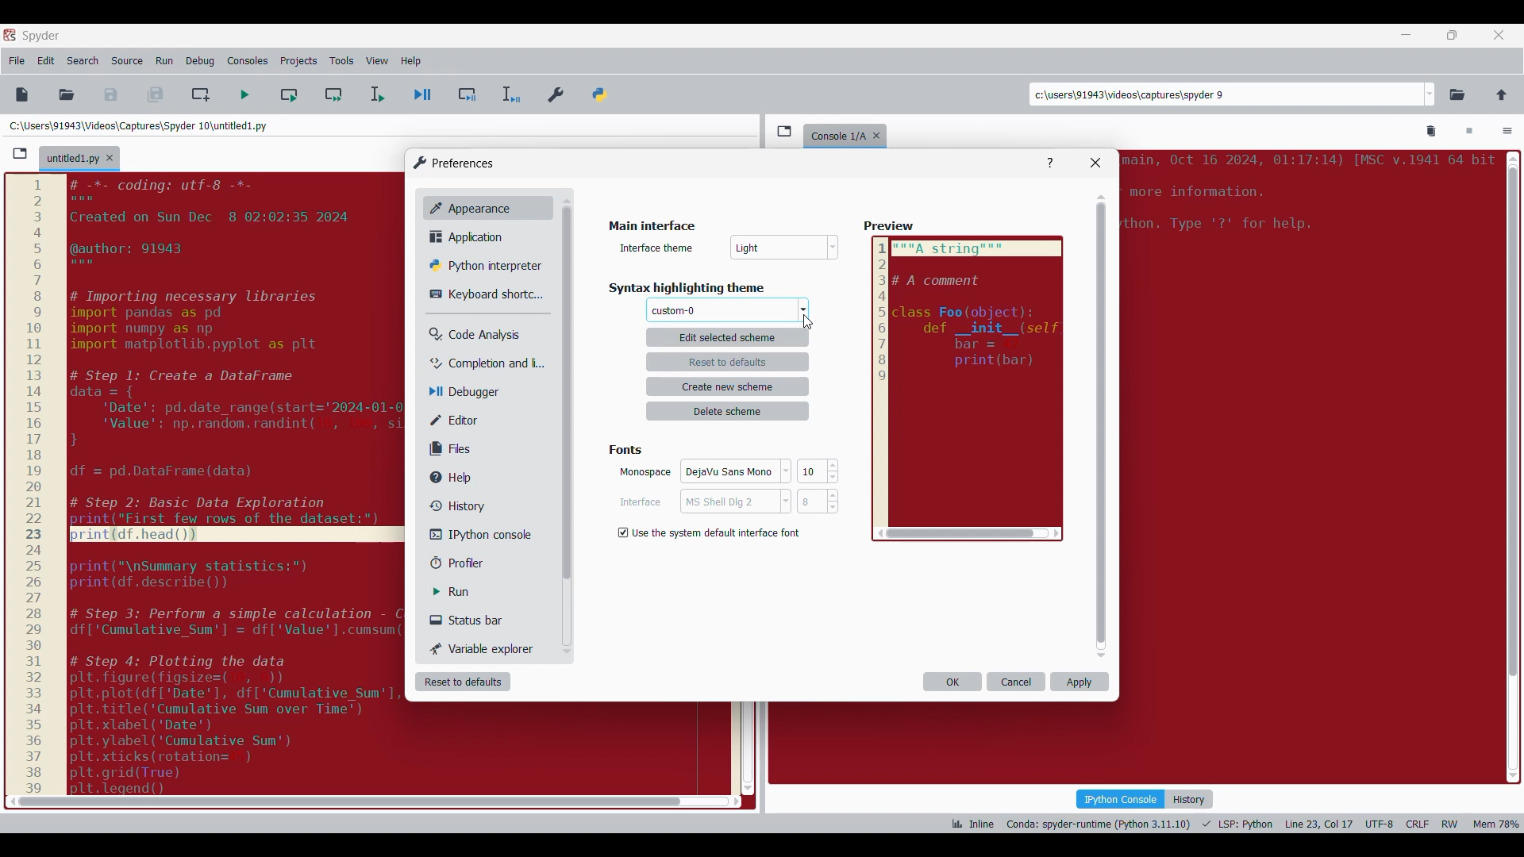 The height and width of the screenshot is (857, 1524). What do you see at coordinates (474, 335) in the screenshot?
I see `Code analysis` at bounding box center [474, 335].